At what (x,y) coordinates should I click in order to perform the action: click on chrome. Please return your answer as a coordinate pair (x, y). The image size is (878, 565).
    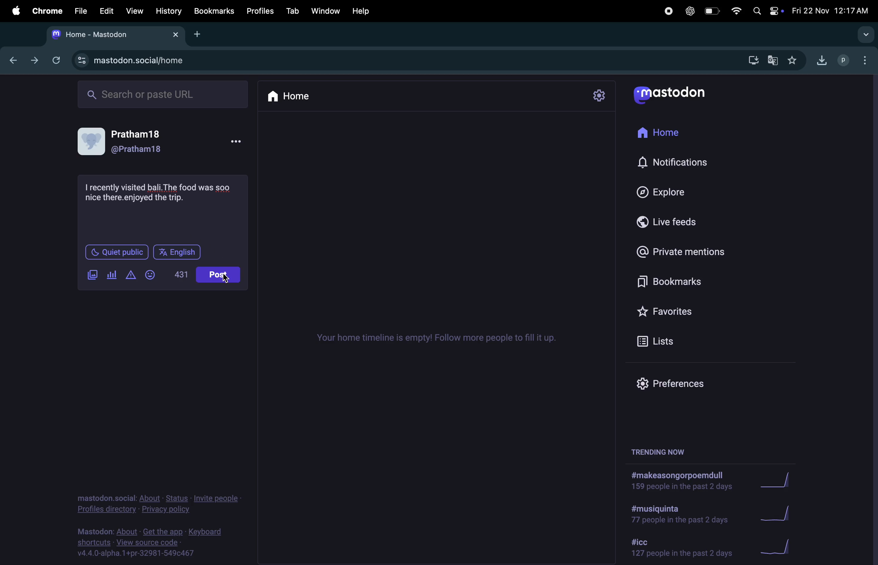
    Looking at the image, I should click on (47, 10).